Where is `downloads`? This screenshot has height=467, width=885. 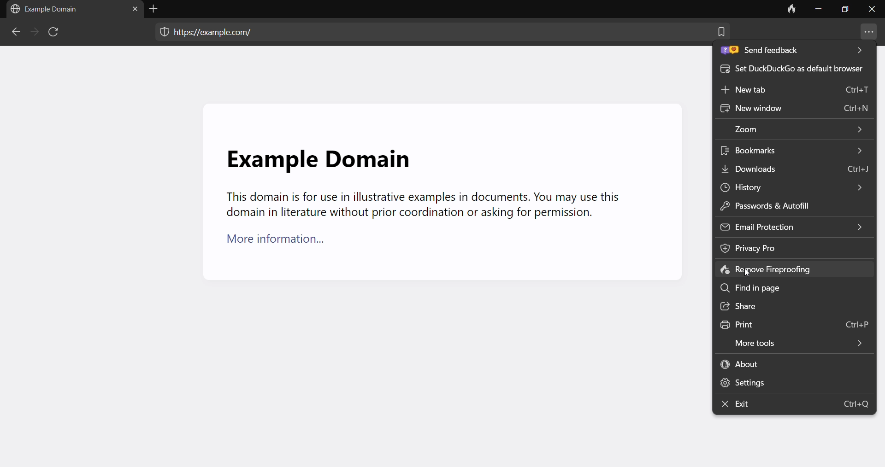 downloads is located at coordinates (796, 168).